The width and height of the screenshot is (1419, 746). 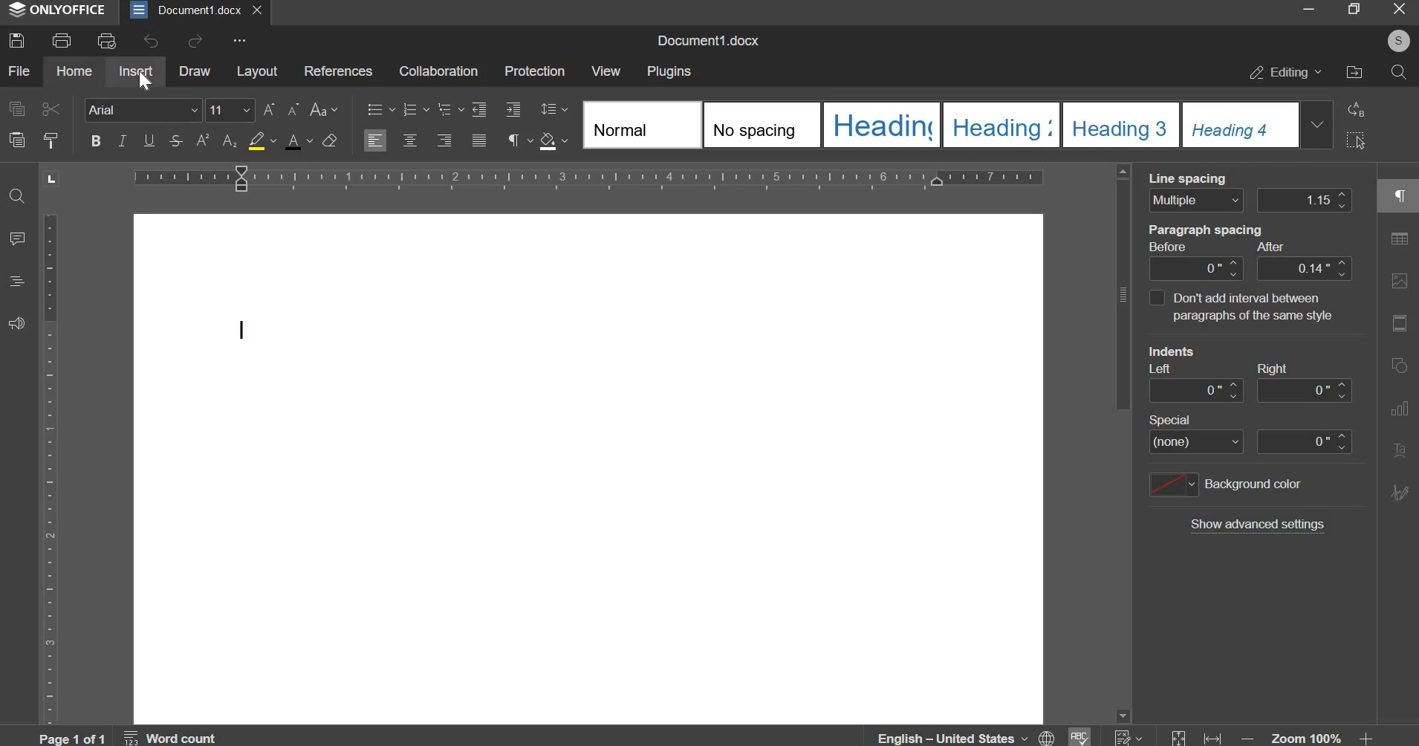 What do you see at coordinates (1175, 355) in the screenshot?
I see `indents` at bounding box center [1175, 355].